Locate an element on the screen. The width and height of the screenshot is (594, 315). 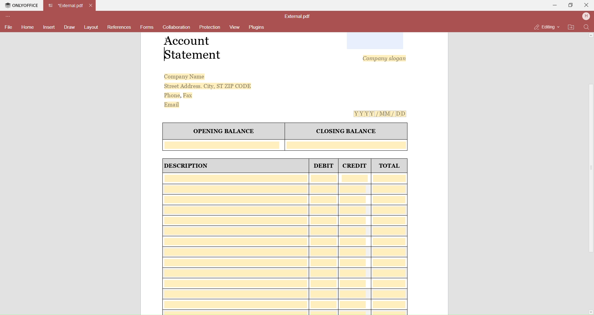
Open File Location is located at coordinates (571, 27).